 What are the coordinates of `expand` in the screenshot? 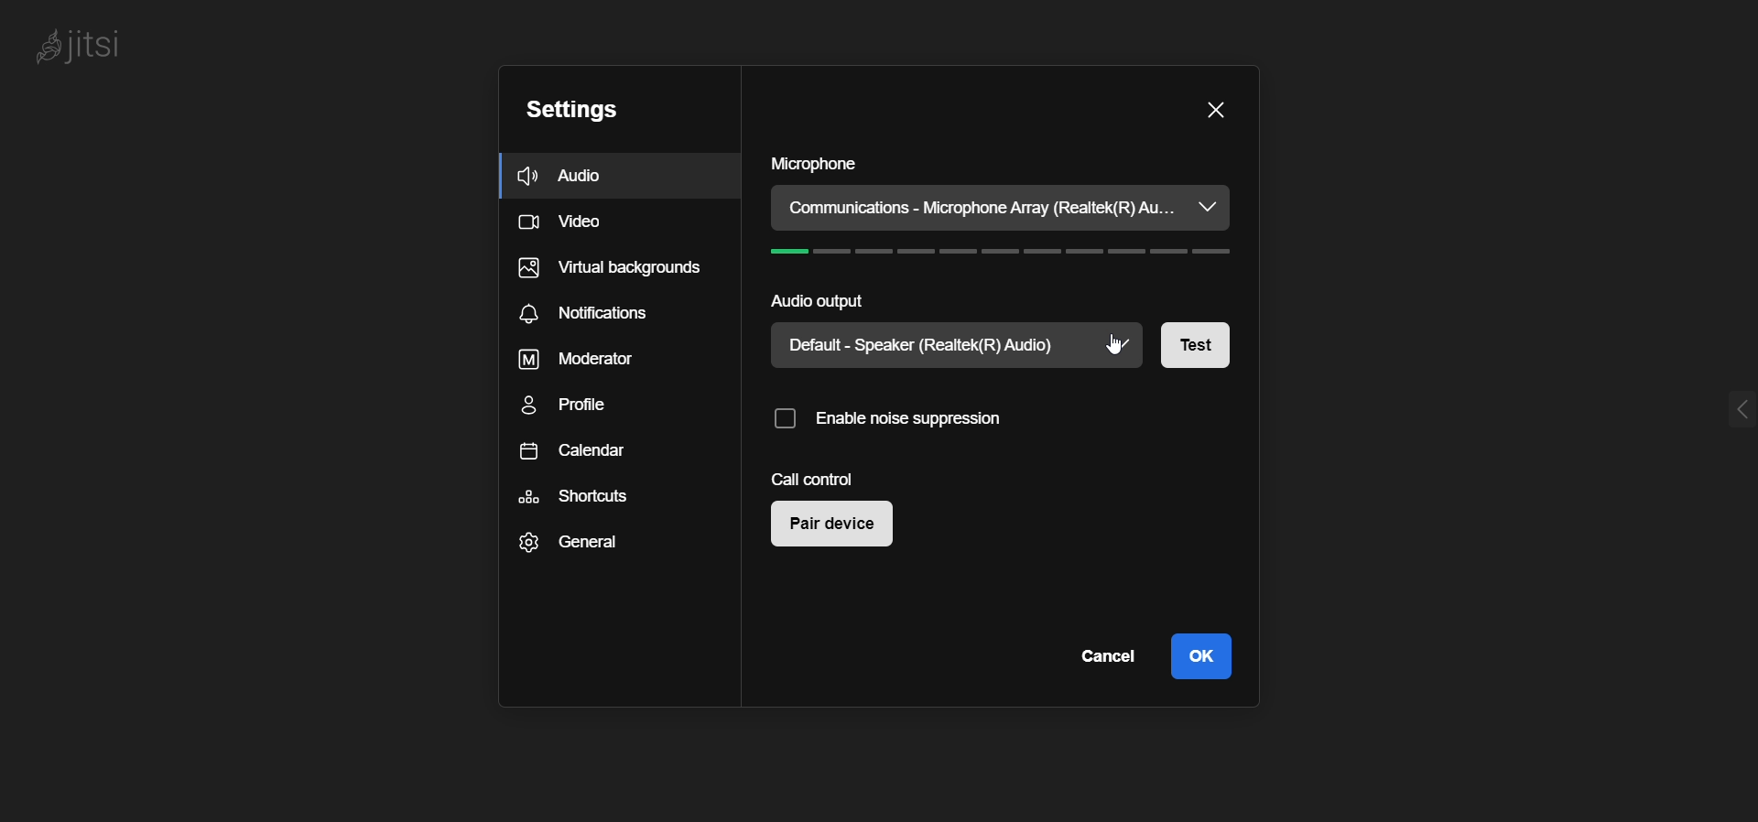 It's located at (1736, 411).